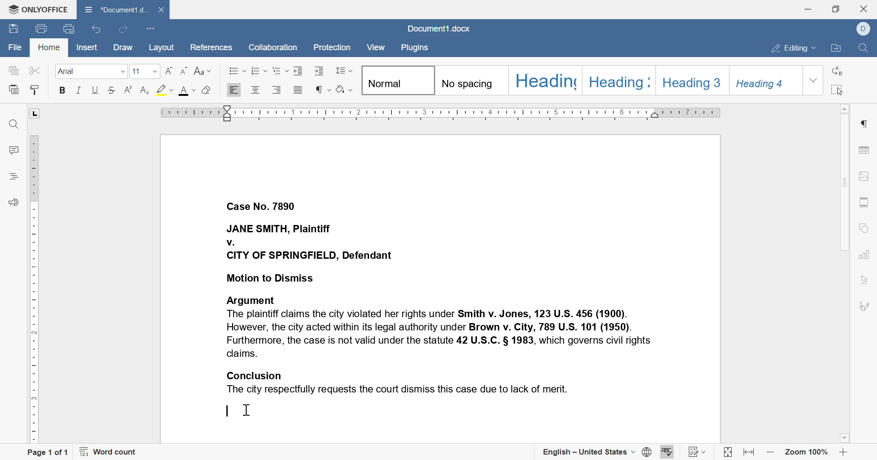  I want to click on paste, so click(34, 91).